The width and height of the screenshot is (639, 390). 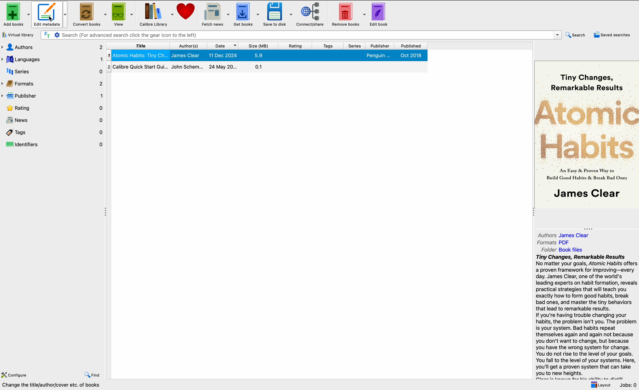 What do you see at coordinates (16, 14) in the screenshot?
I see `add books` at bounding box center [16, 14].